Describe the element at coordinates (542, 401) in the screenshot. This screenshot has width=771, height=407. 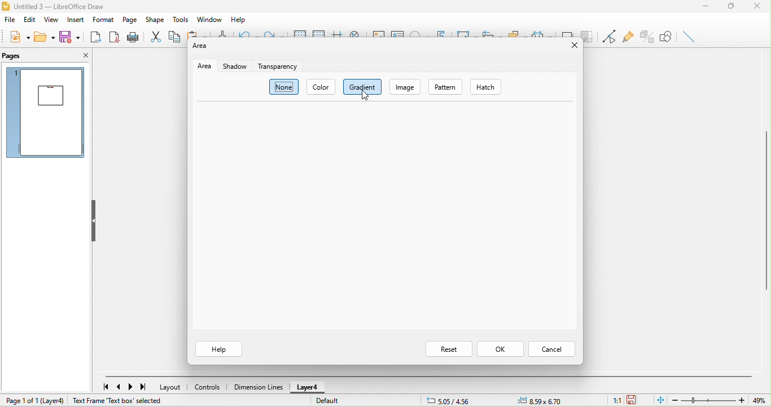
I see `object position-8.59x6.70` at that location.